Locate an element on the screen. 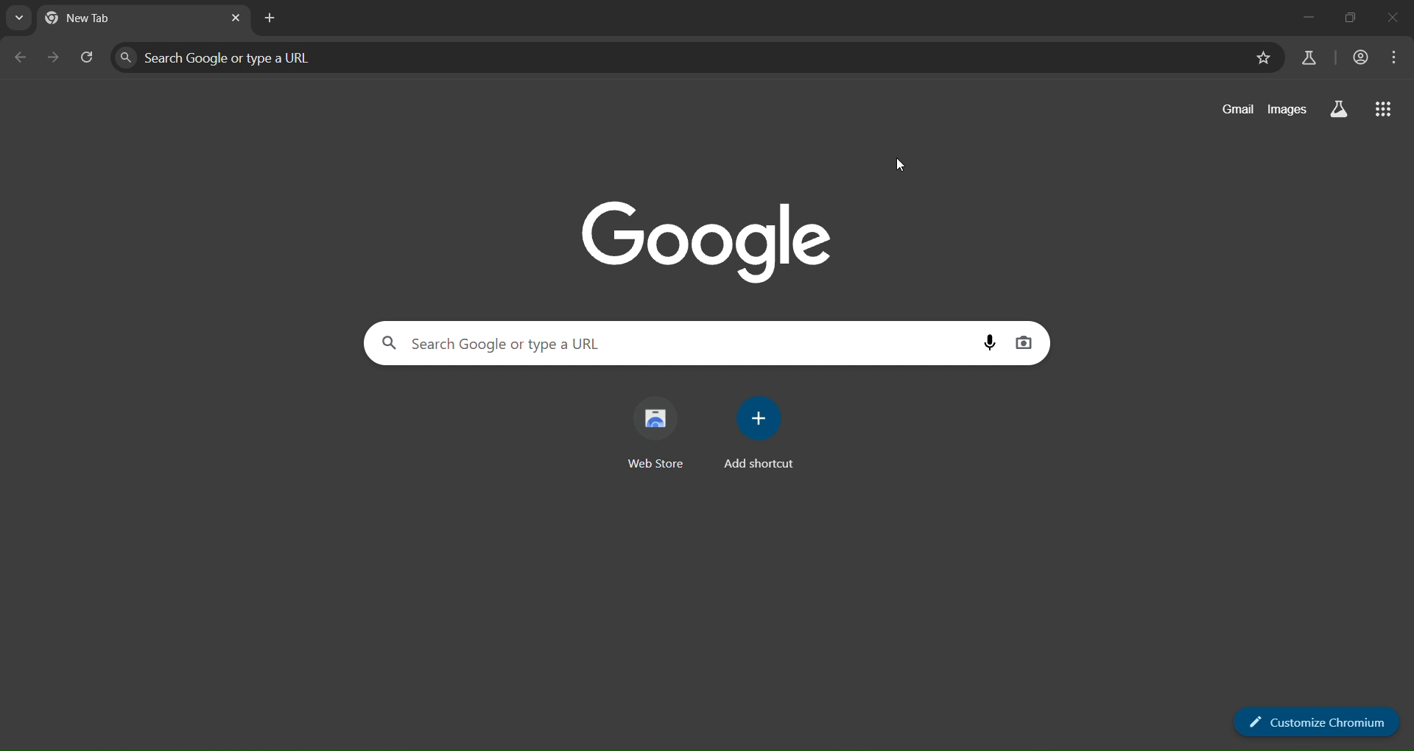 The height and width of the screenshot is (751, 1414). voice search is located at coordinates (990, 342).